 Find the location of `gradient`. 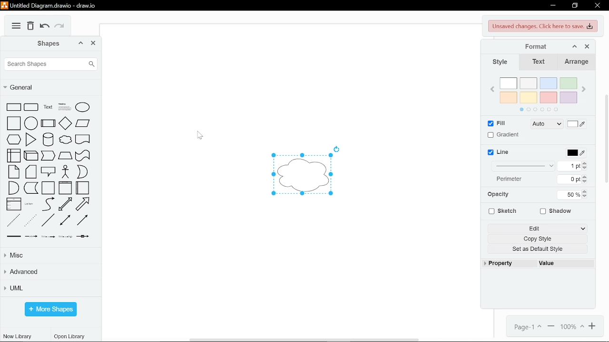

gradient is located at coordinates (503, 135).